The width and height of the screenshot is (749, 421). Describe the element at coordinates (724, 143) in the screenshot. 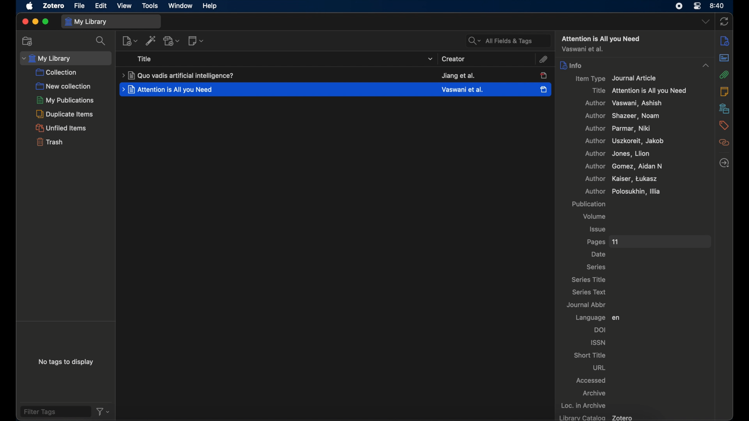

I see `related` at that location.